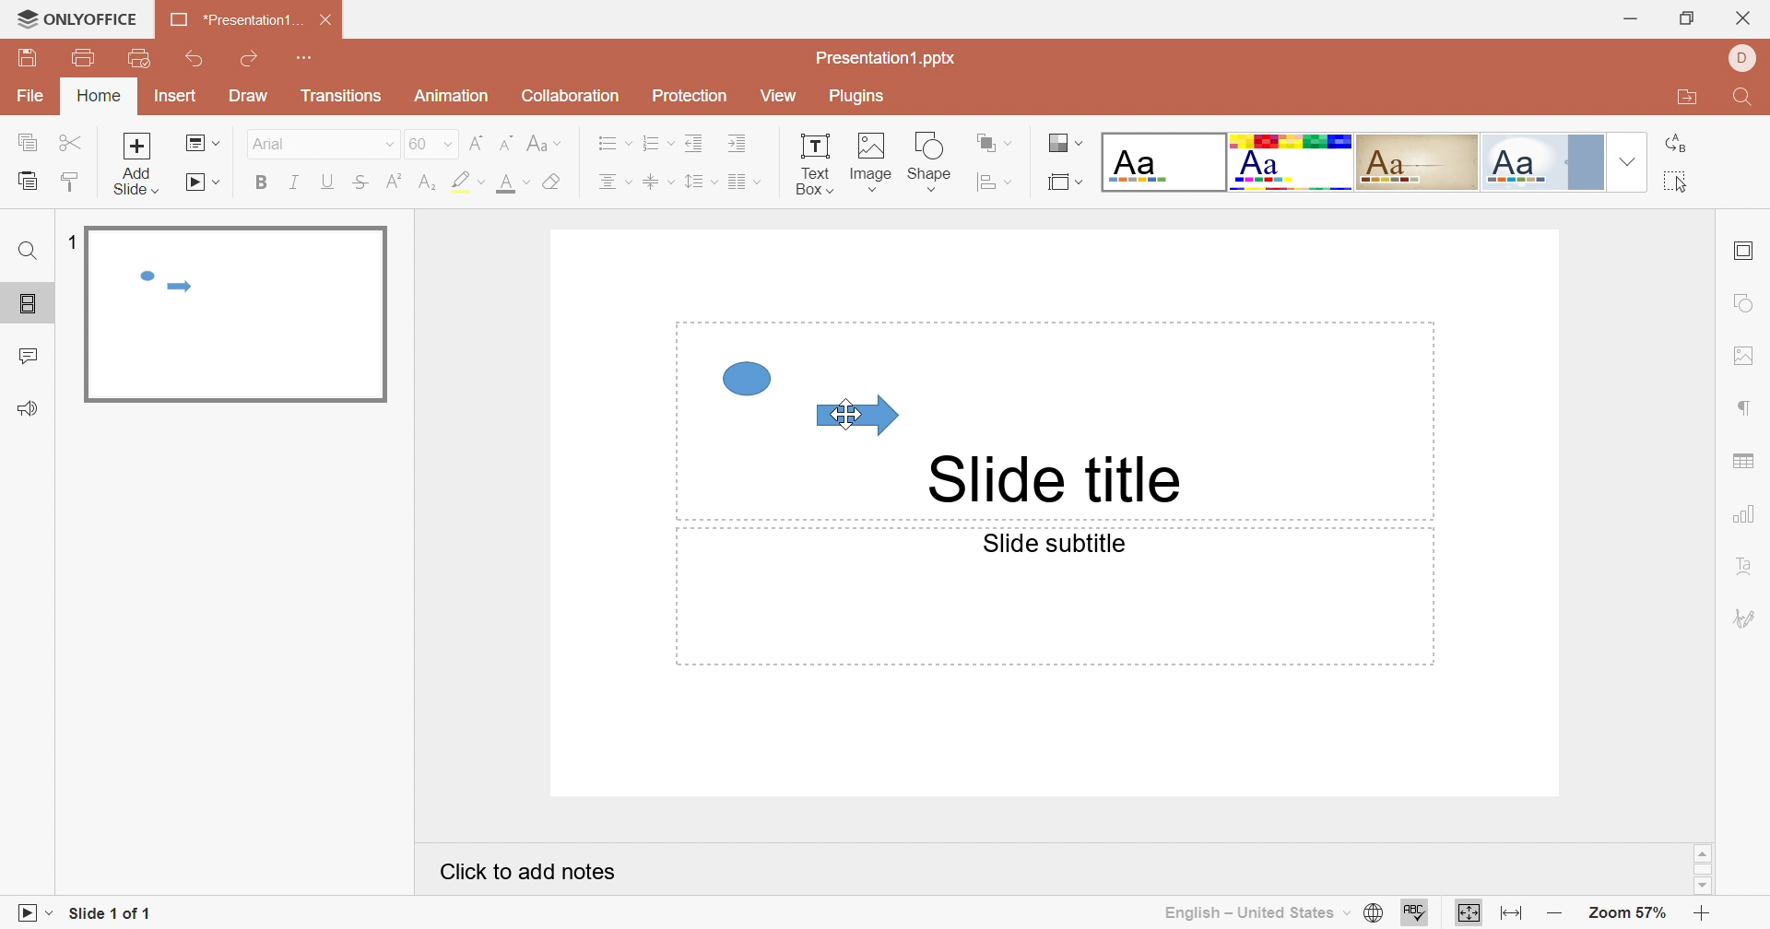 The height and width of the screenshot is (929, 1770). Describe the element at coordinates (549, 143) in the screenshot. I see `Change case` at that location.